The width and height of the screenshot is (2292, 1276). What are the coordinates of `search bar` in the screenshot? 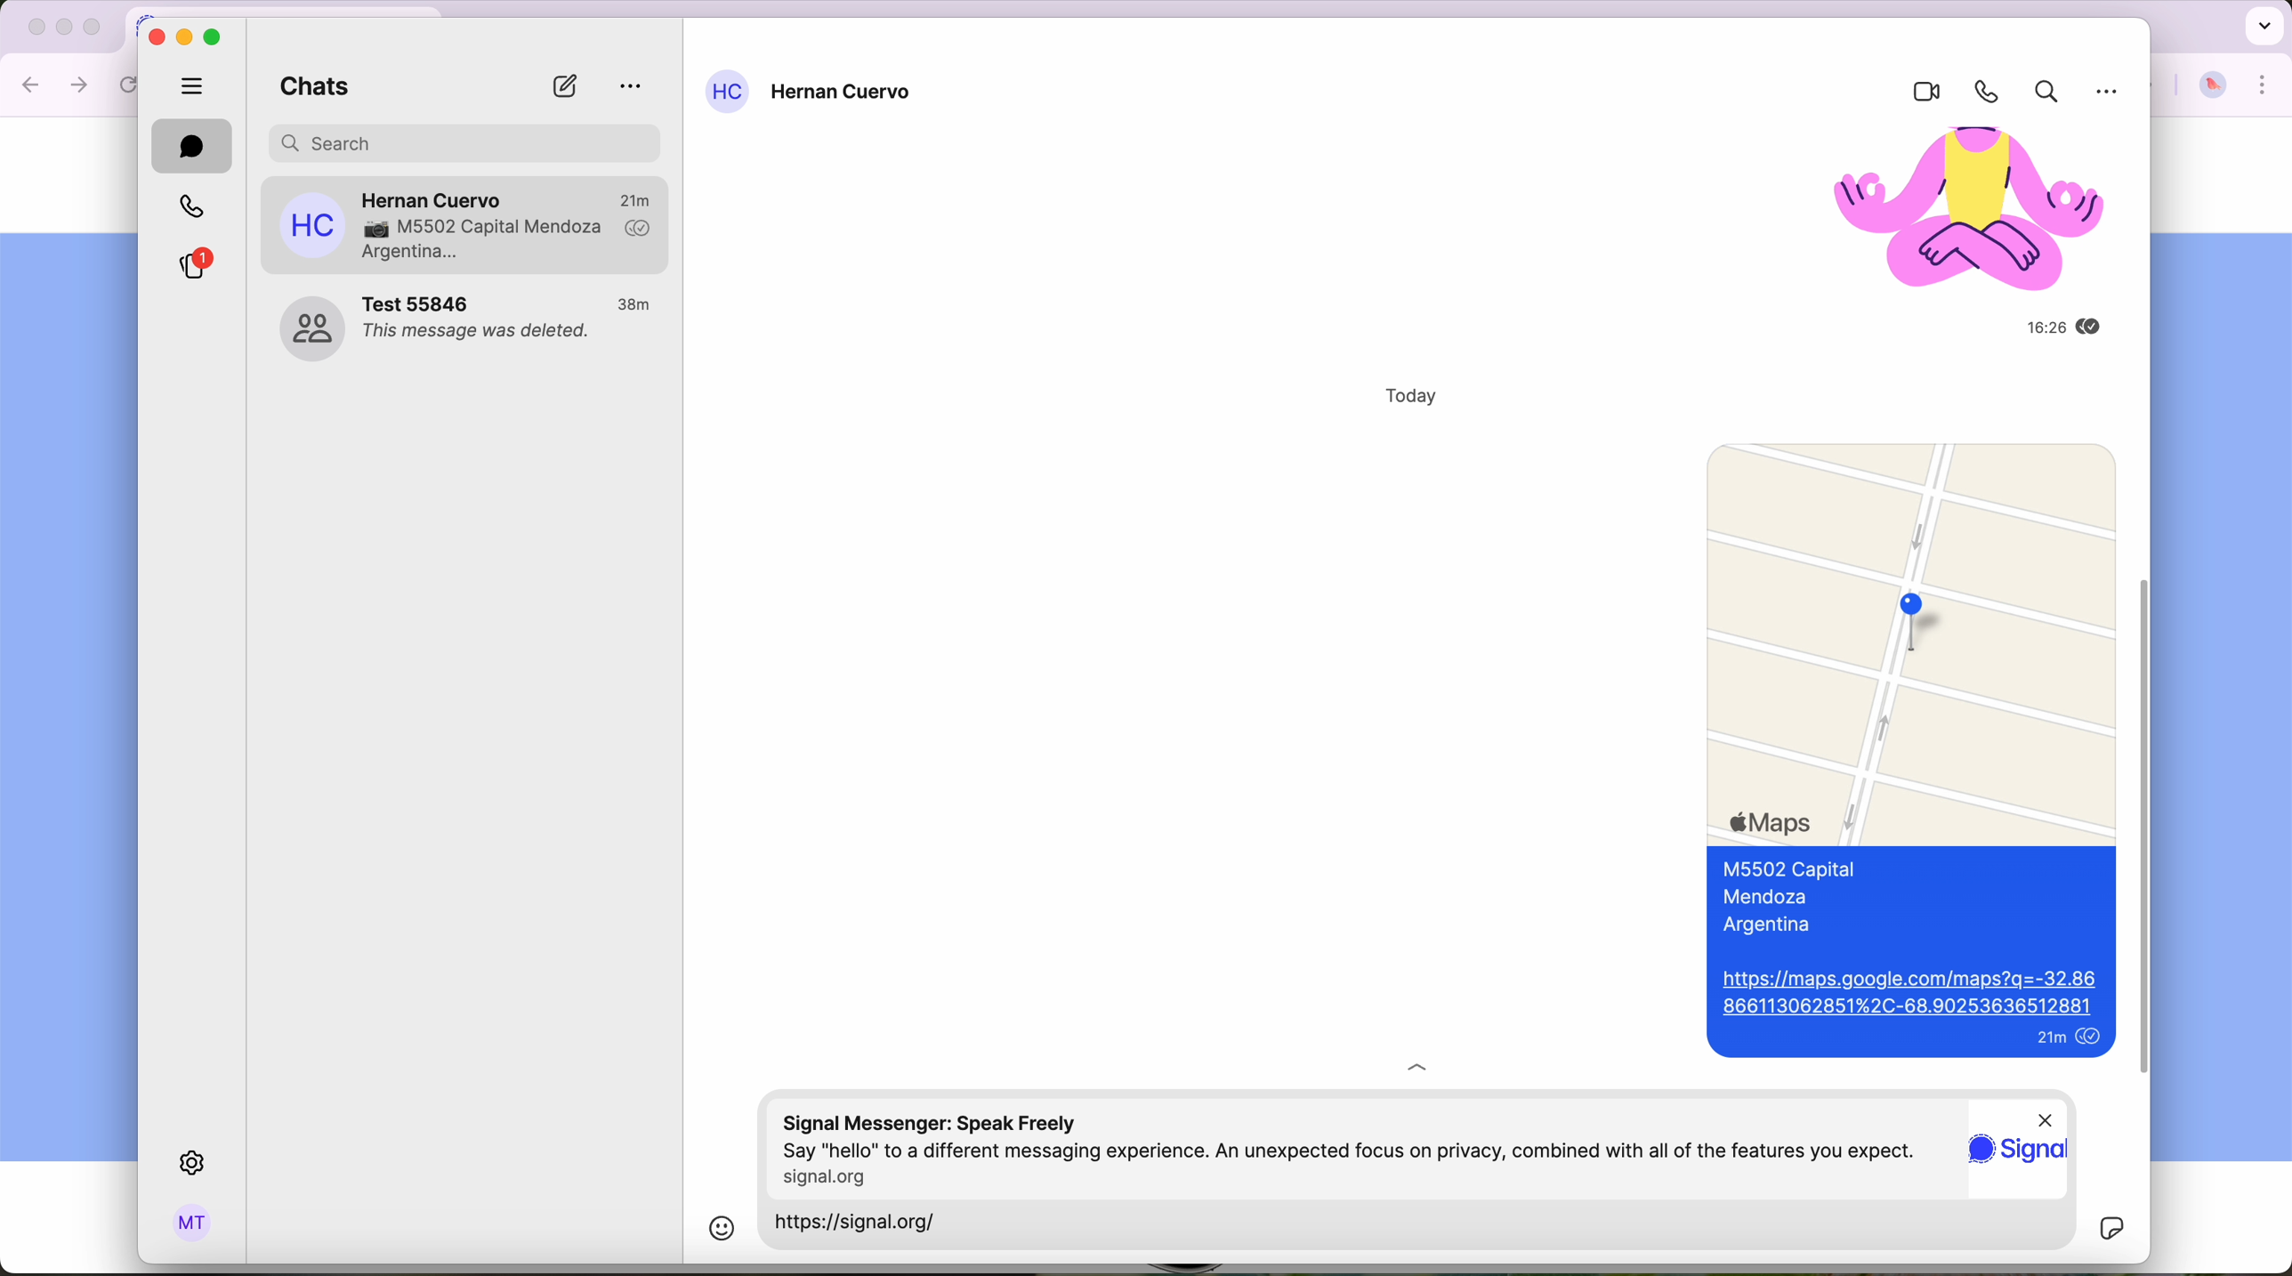 It's located at (467, 141).